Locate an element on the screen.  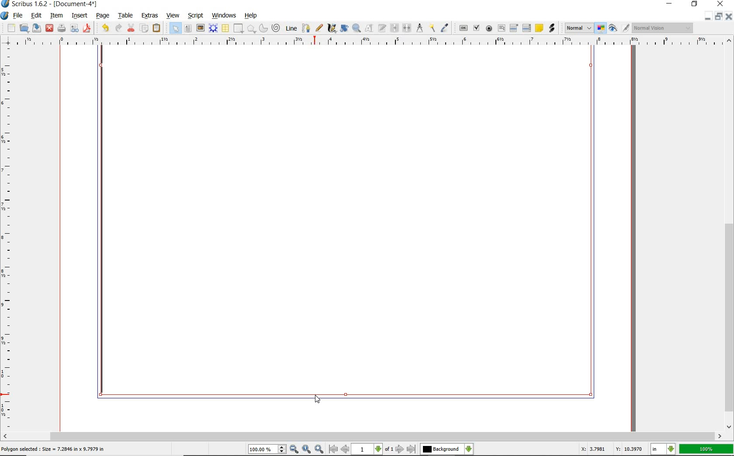
1 is located at coordinates (367, 449).